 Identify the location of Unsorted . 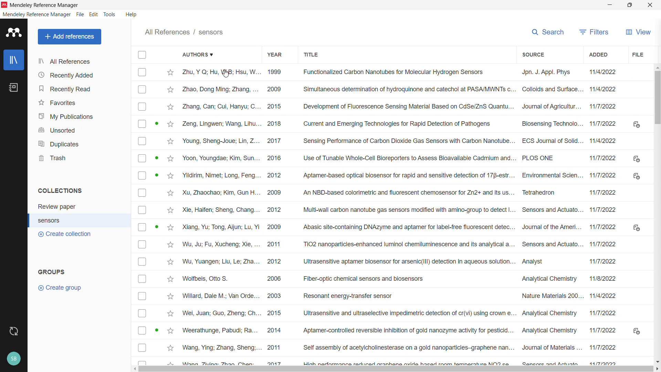
(81, 131).